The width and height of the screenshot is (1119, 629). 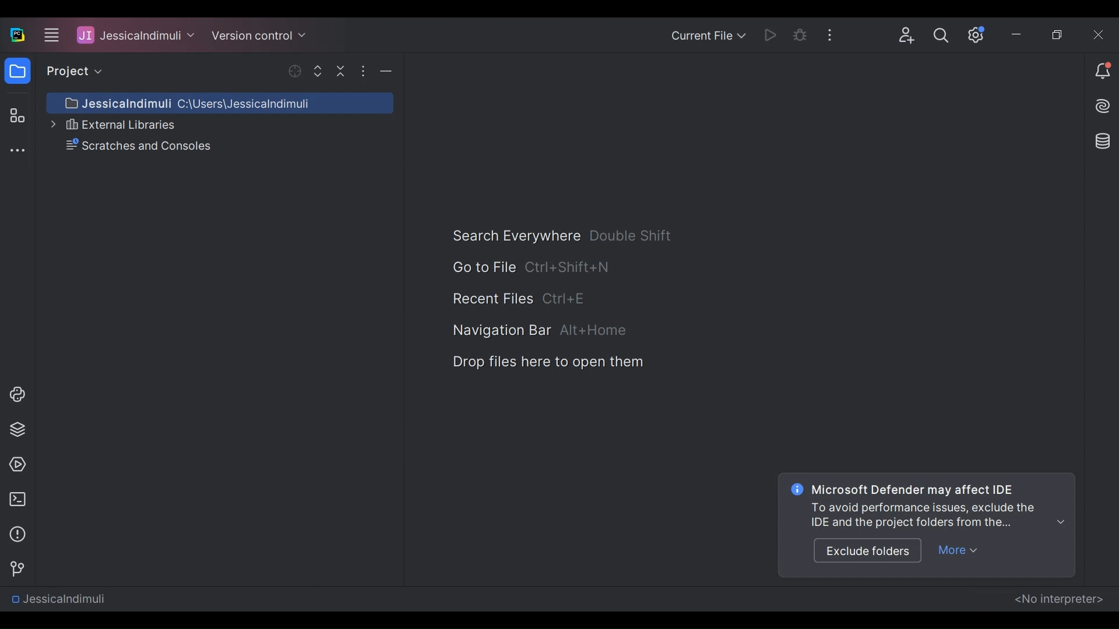 What do you see at coordinates (532, 298) in the screenshot?
I see `Recnet Files` at bounding box center [532, 298].